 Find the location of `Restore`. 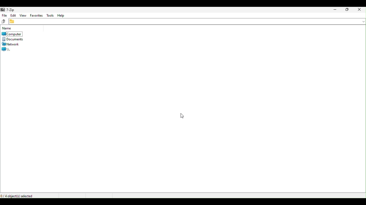

Restore is located at coordinates (347, 10).